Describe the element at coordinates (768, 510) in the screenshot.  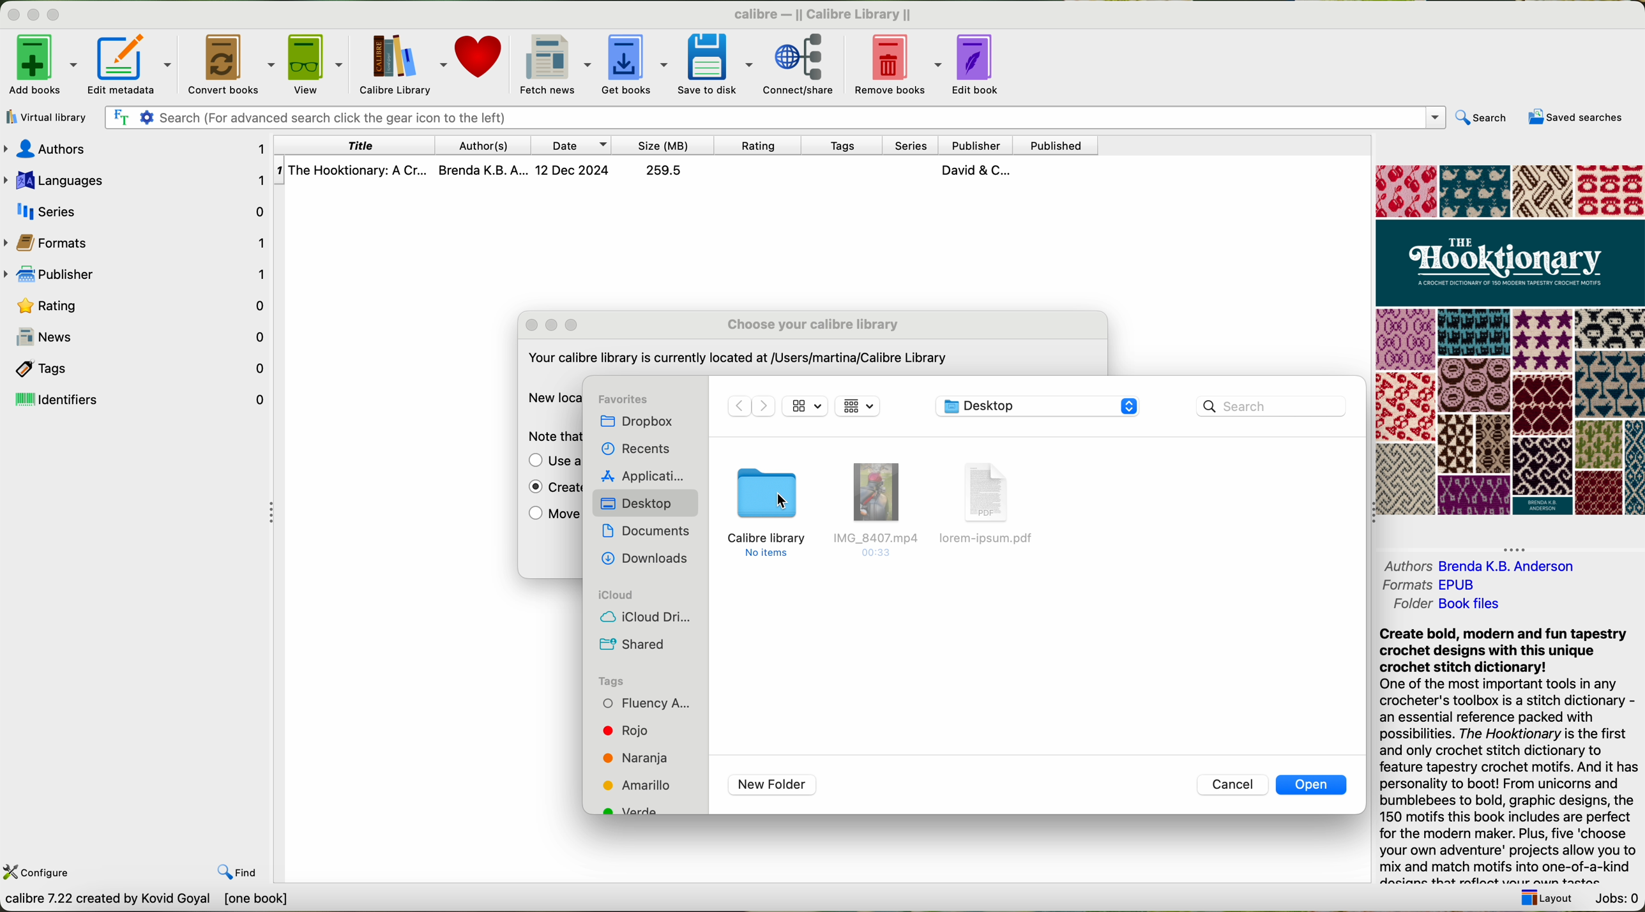
I see `click on calibre library folder` at that location.